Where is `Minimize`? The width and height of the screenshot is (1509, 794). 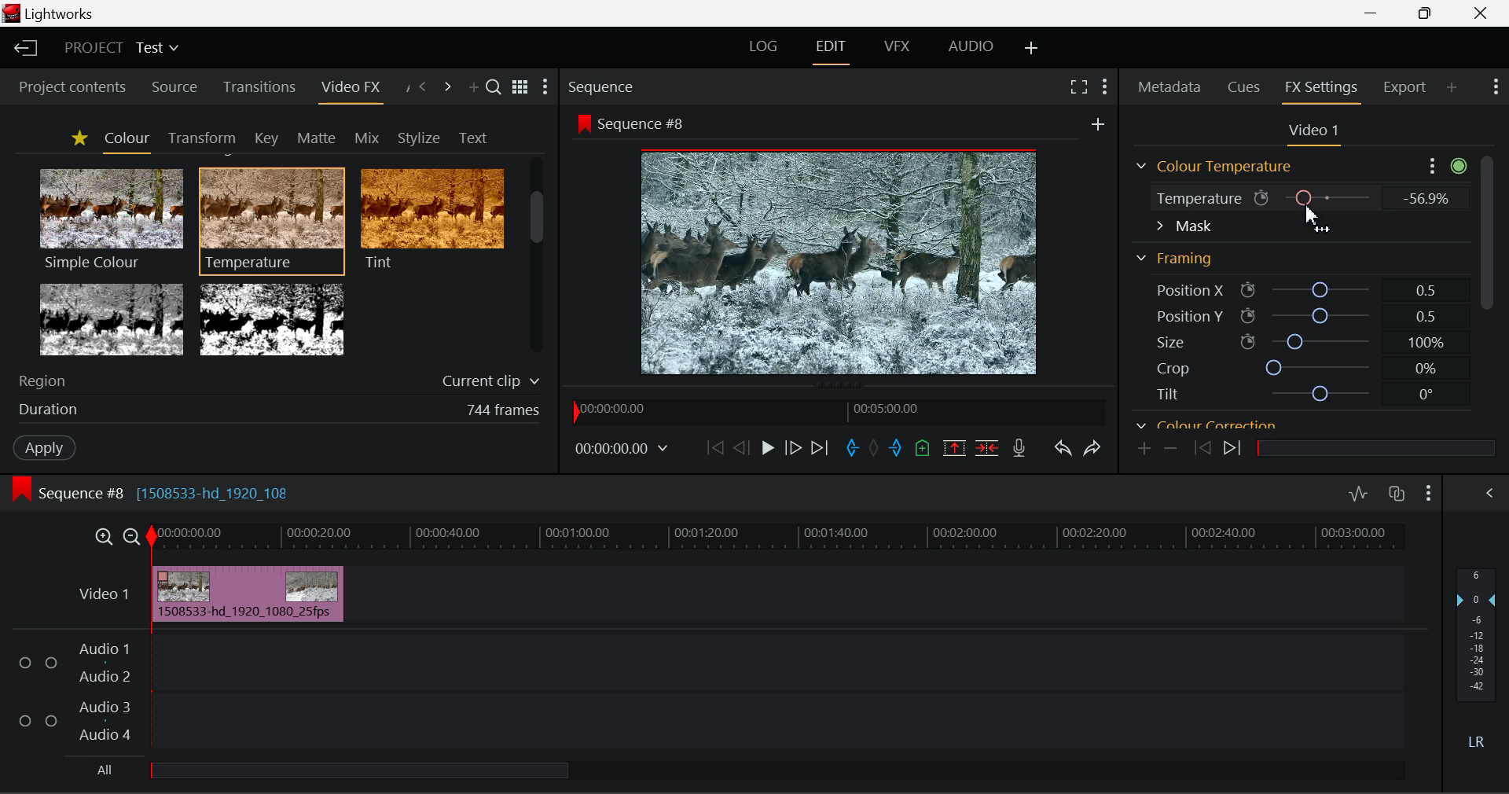
Minimize is located at coordinates (1425, 12).